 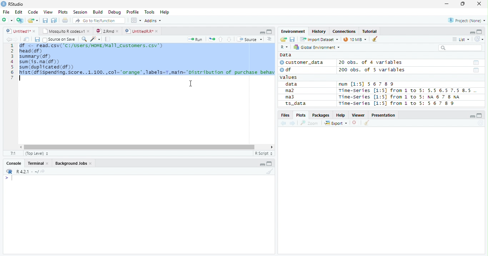 What do you see at coordinates (375, 39) in the screenshot?
I see `Clean` at bounding box center [375, 39].